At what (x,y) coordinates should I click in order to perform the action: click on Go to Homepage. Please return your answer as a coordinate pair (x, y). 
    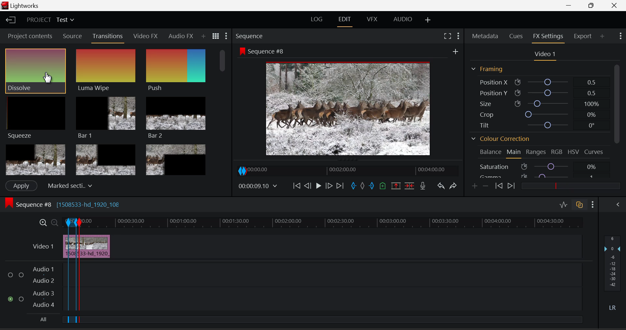
    Looking at the image, I should click on (11, 21).